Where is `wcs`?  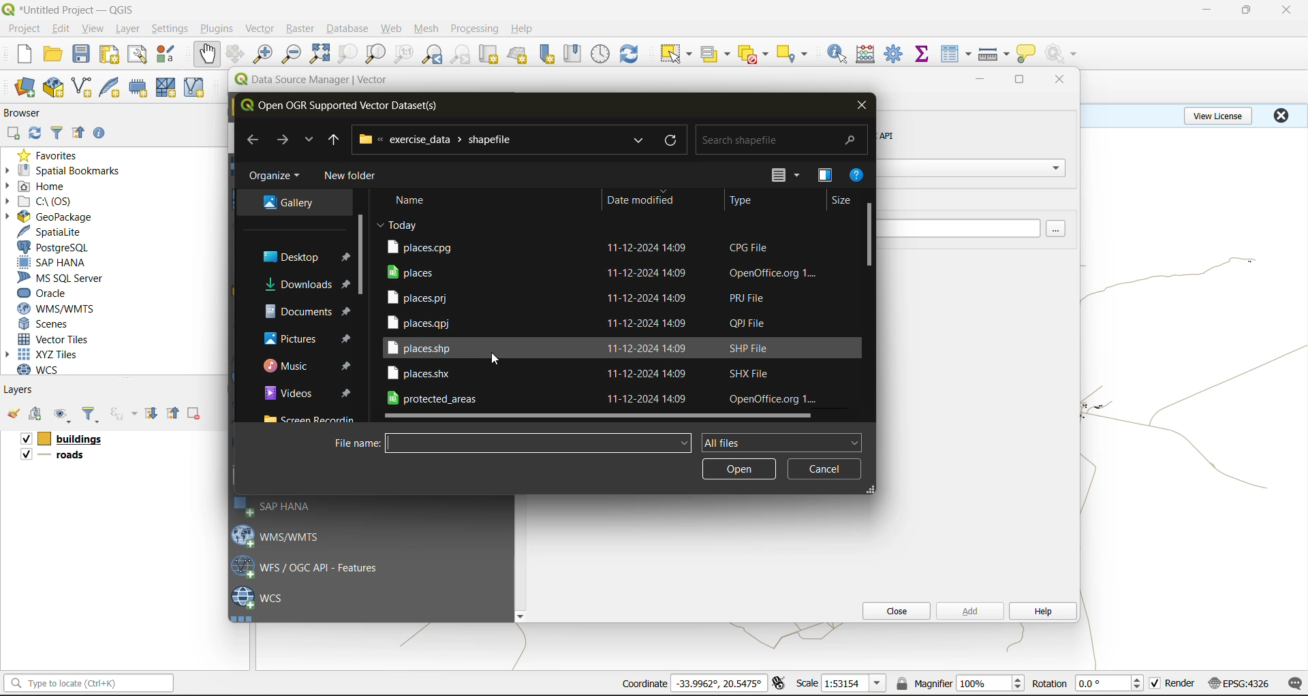 wcs is located at coordinates (46, 370).